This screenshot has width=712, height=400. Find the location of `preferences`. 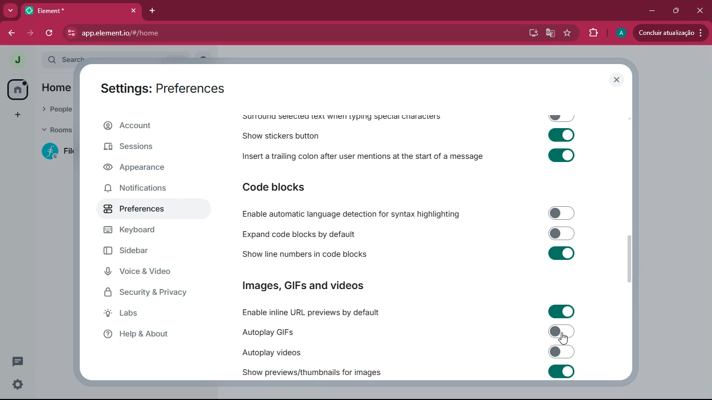

preferences is located at coordinates (144, 211).